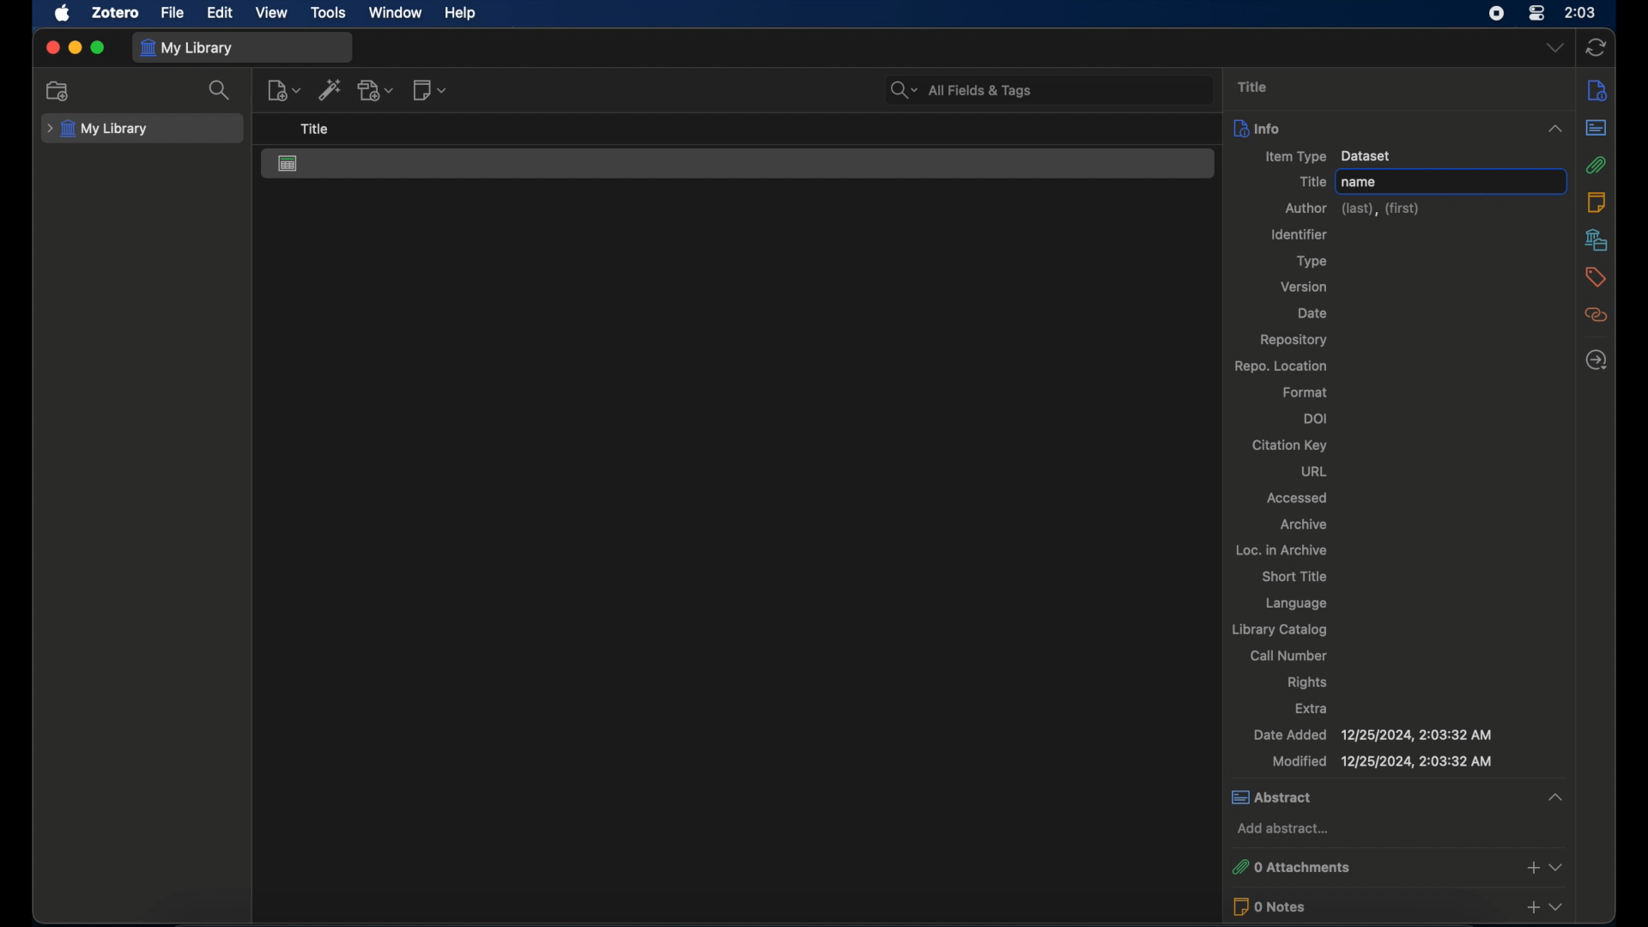 Image resolution: width=1648 pixels, height=927 pixels. Describe the element at coordinates (1597, 165) in the screenshot. I see `attachments` at that location.